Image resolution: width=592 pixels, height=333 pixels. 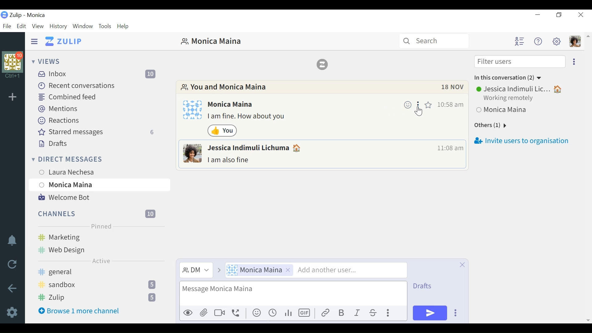 What do you see at coordinates (100, 226) in the screenshot?
I see `Pinned` at bounding box center [100, 226].